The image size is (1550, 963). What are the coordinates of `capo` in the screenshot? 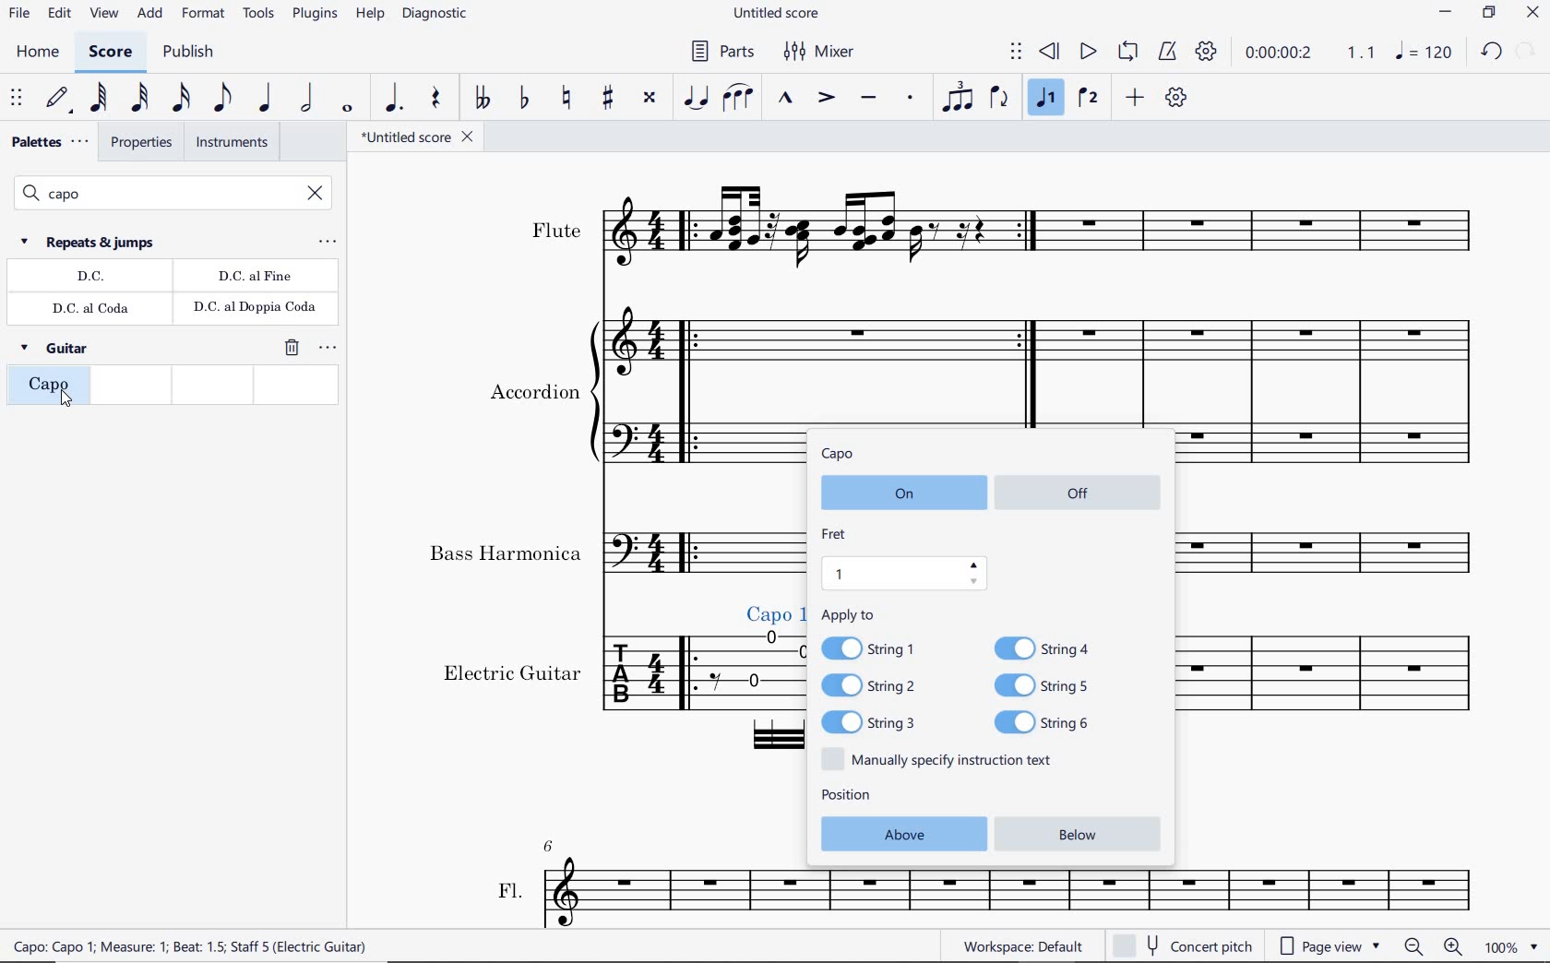 It's located at (841, 455).